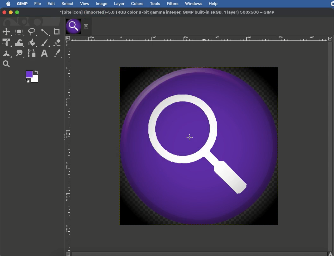  I want to click on Scroll, so click(331, 149).